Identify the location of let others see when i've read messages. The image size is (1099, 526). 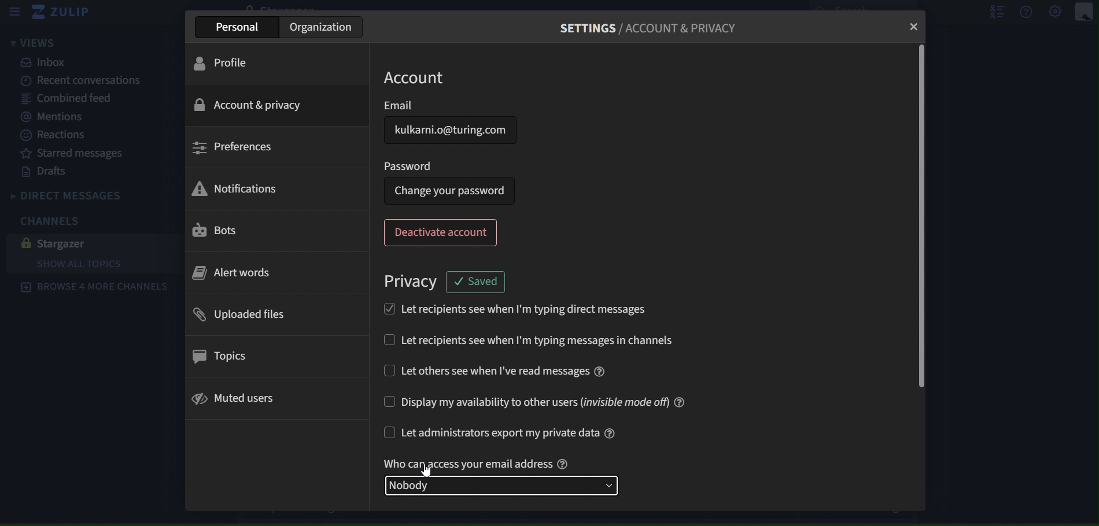
(495, 370).